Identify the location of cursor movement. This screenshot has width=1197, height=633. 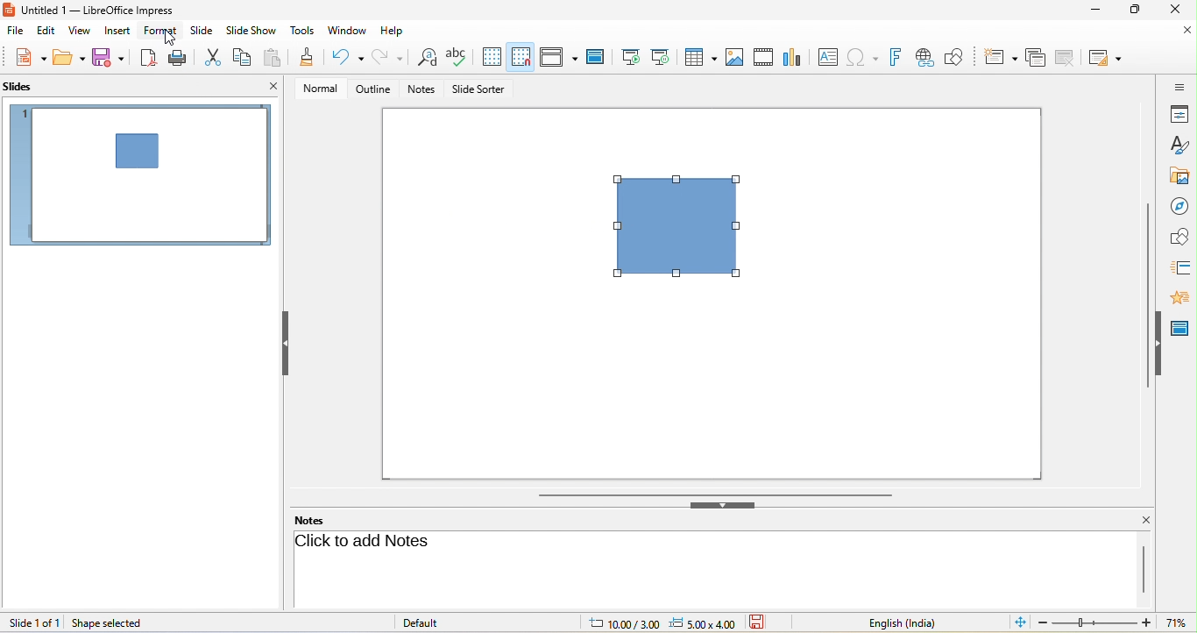
(167, 39).